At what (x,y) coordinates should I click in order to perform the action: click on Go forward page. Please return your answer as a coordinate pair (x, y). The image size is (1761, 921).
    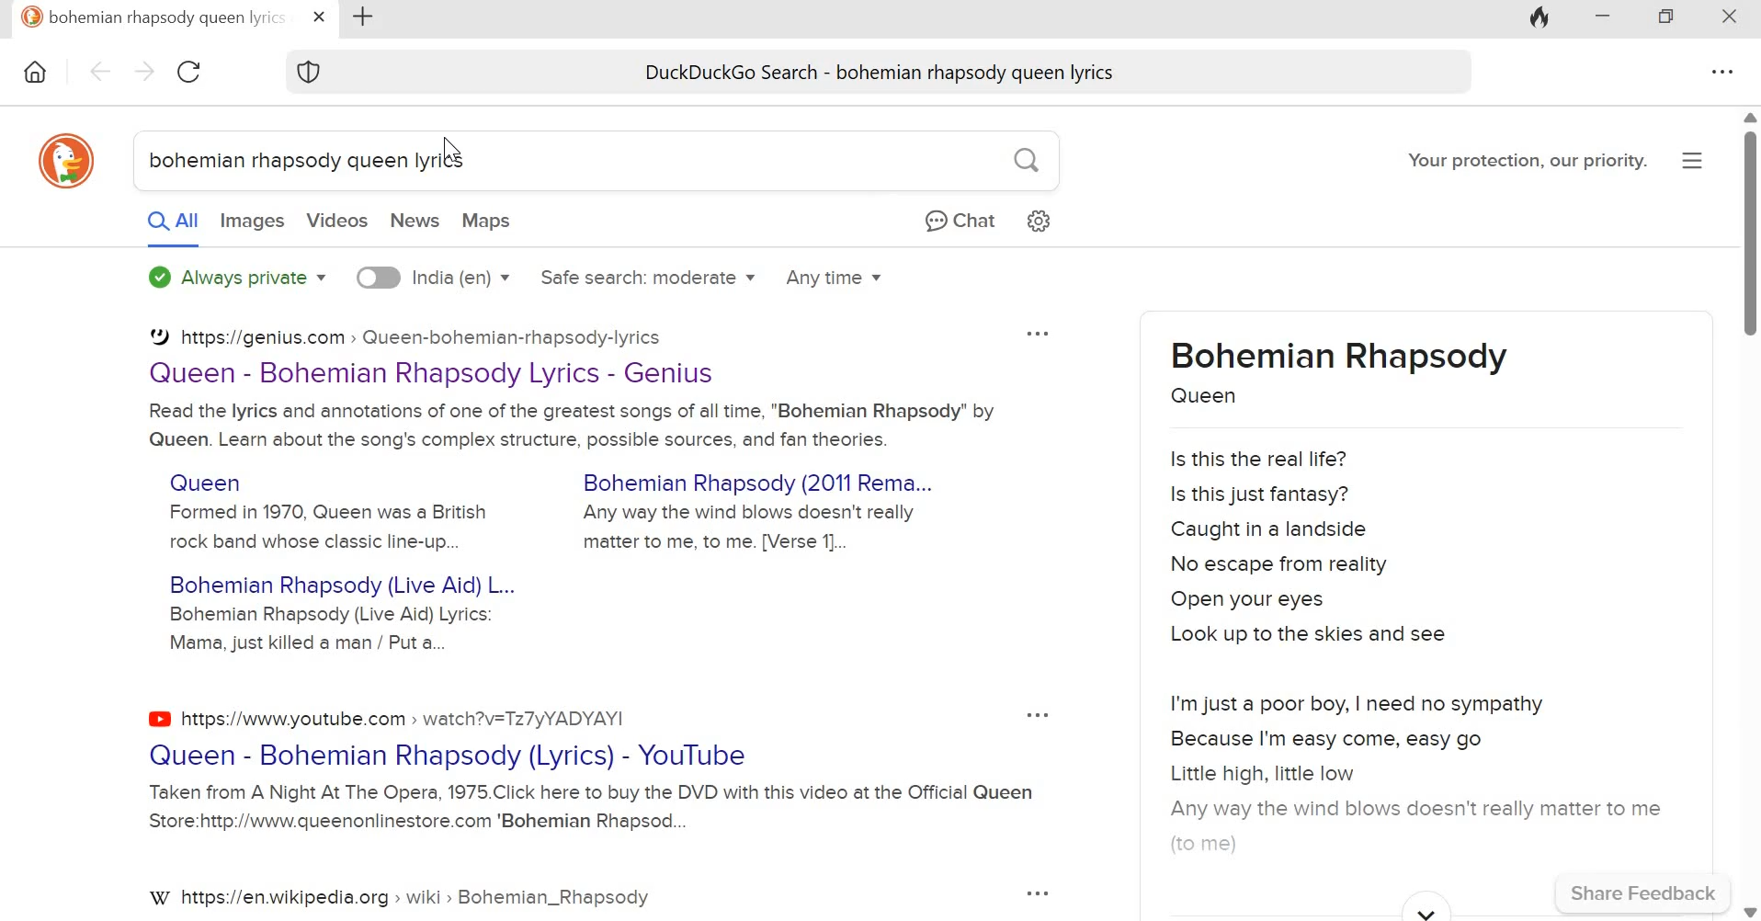
    Looking at the image, I should click on (144, 70).